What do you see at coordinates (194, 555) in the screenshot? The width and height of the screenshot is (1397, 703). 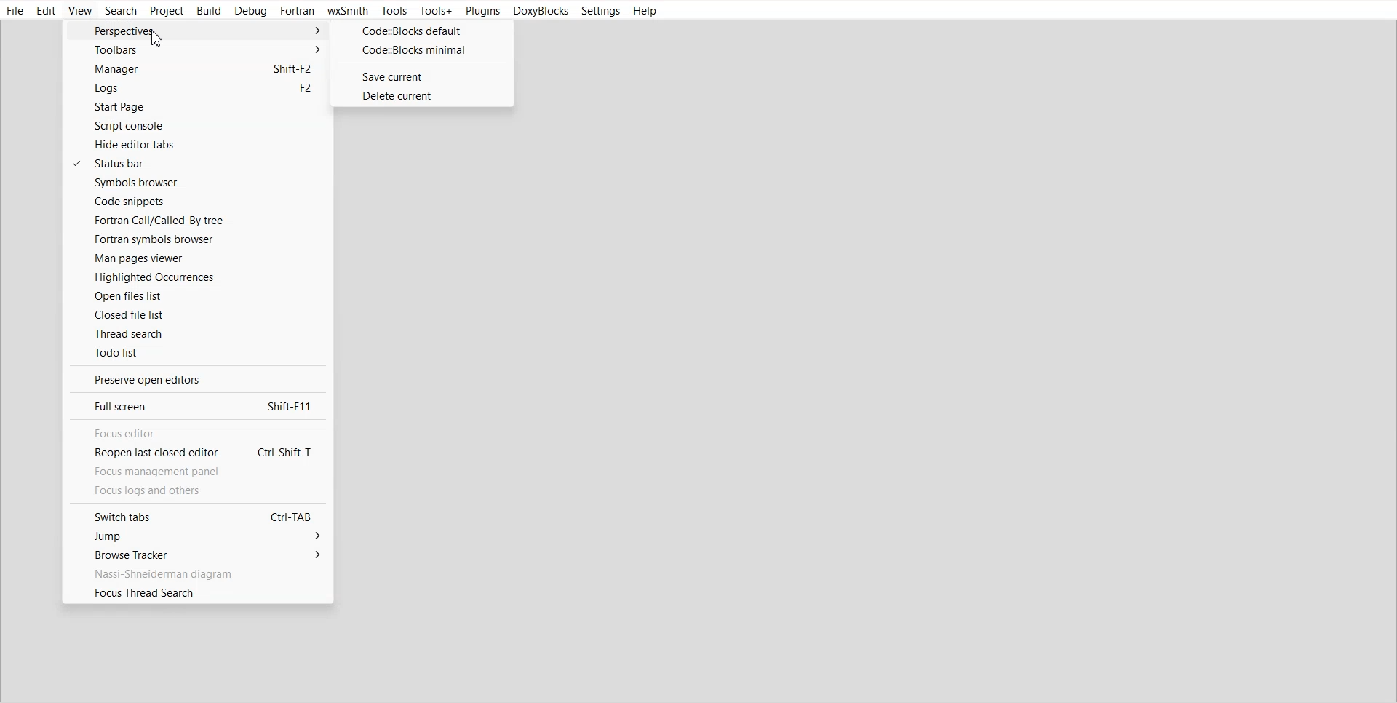 I see `Browse Tracker` at bounding box center [194, 555].